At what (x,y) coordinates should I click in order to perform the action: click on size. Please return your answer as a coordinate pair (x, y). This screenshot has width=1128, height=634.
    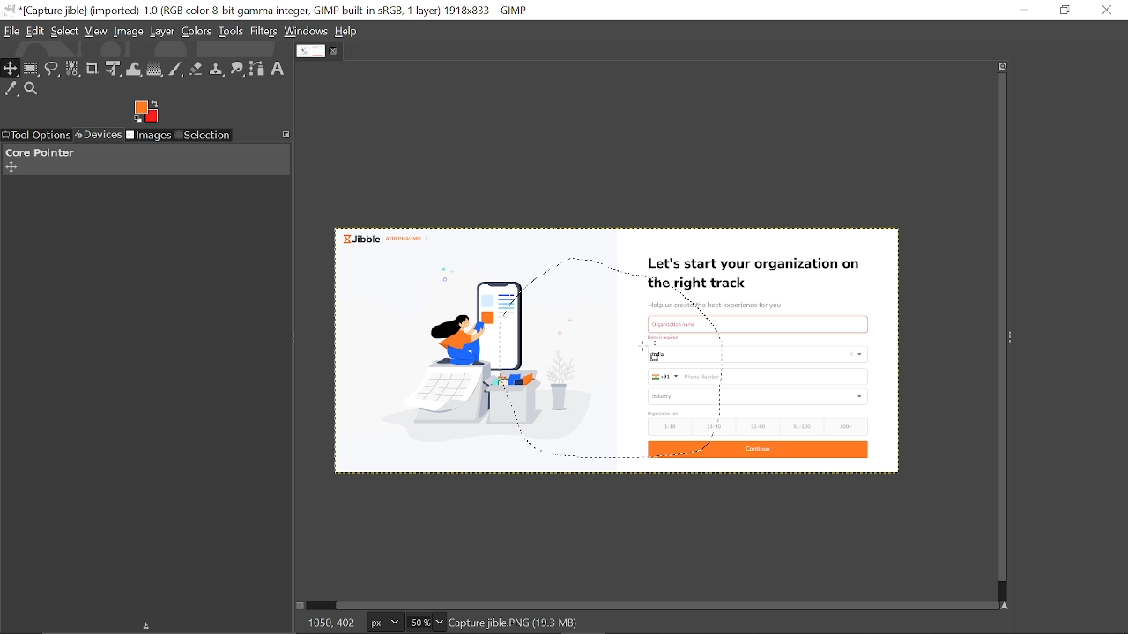
    Looking at the image, I should click on (664, 413).